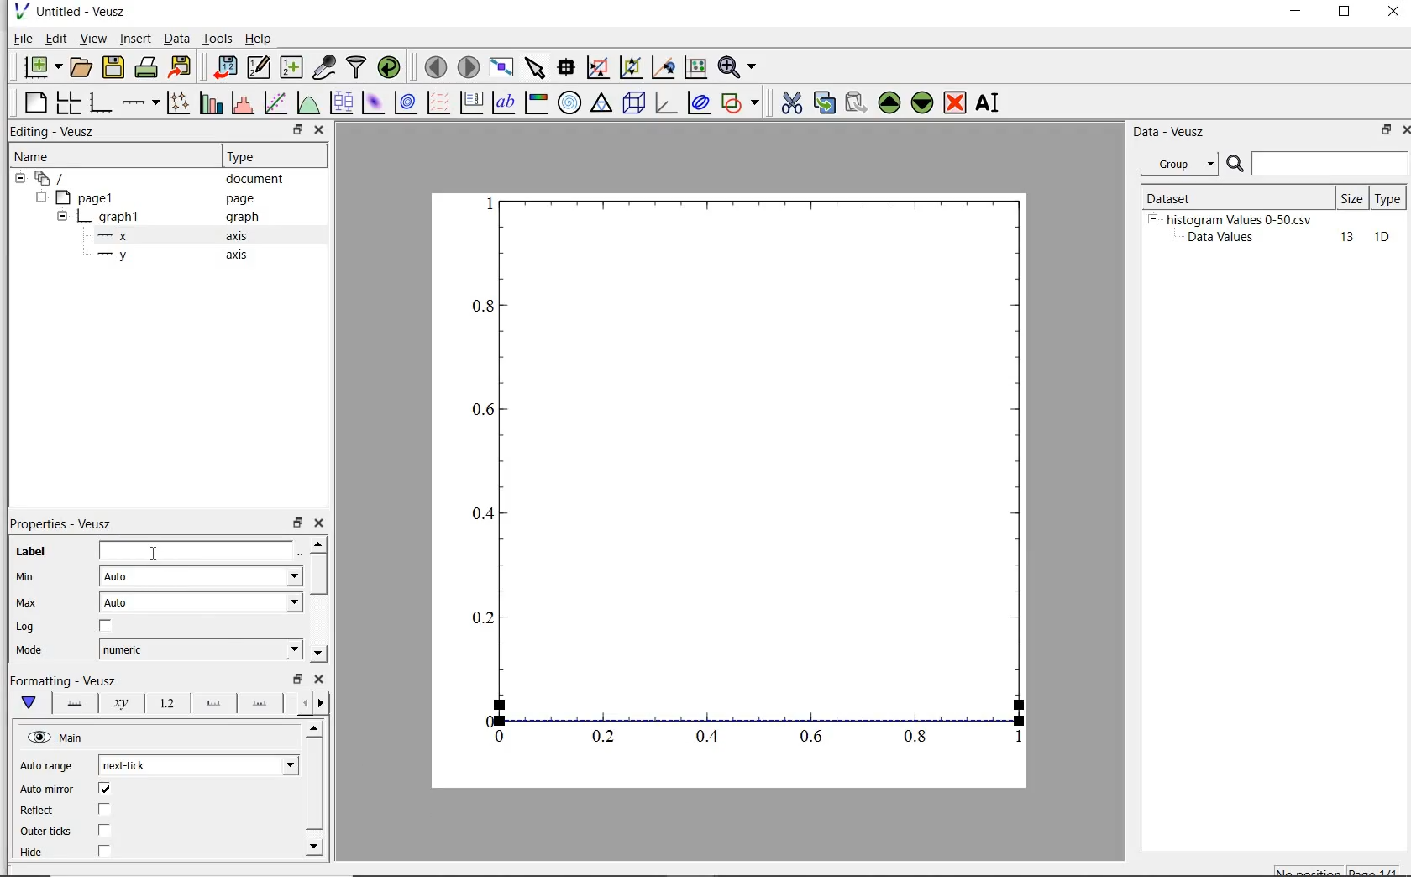  Describe the element at coordinates (114, 66) in the screenshot. I see `save` at that location.